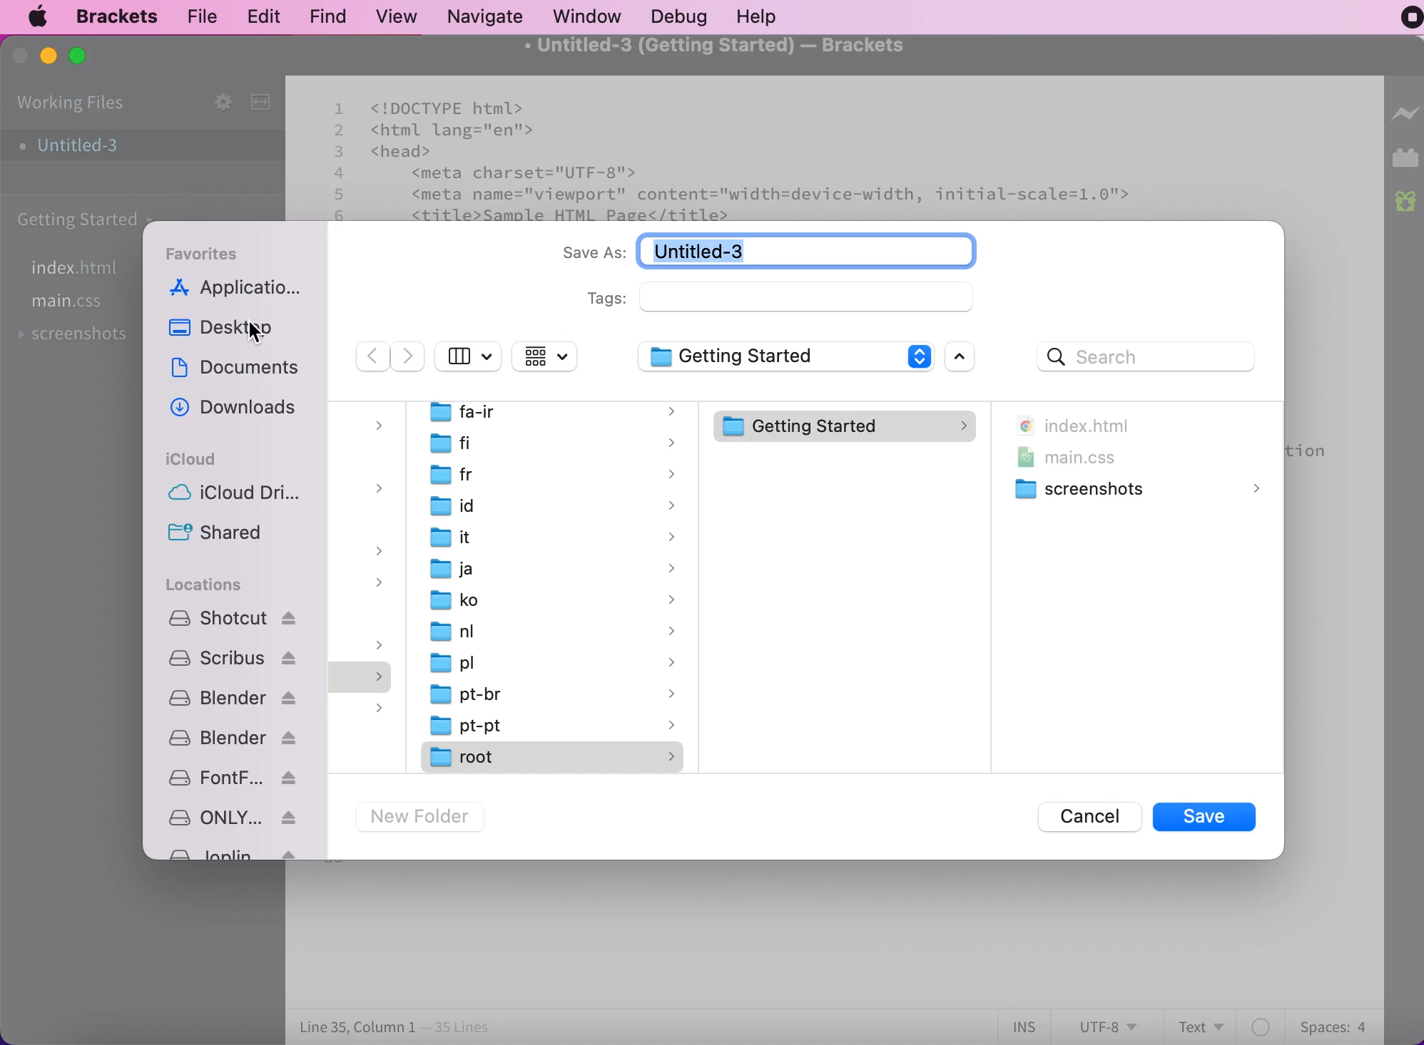 This screenshot has width=1424, height=1045. What do you see at coordinates (555, 630) in the screenshot?
I see `nl` at bounding box center [555, 630].